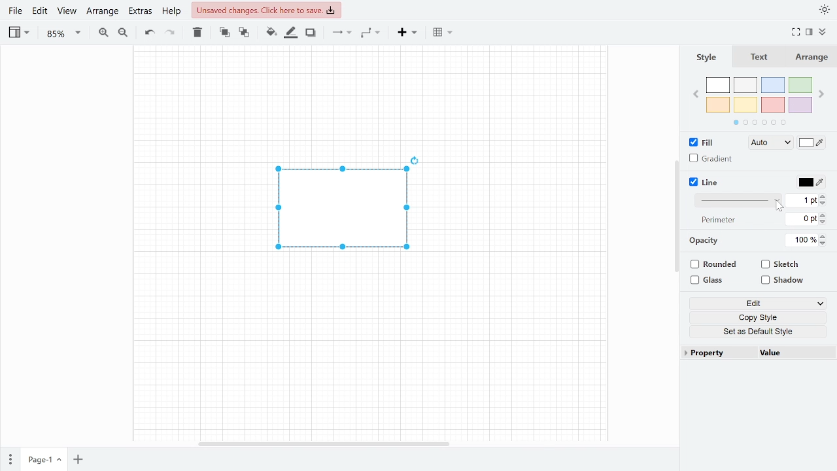 The width and height of the screenshot is (837, 471). Describe the element at coordinates (41, 13) in the screenshot. I see `Edit` at that location.